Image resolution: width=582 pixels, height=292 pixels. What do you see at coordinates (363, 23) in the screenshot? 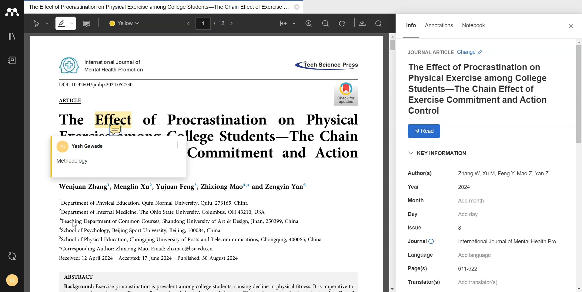
I see `Download` at bounding box center [363, 23].